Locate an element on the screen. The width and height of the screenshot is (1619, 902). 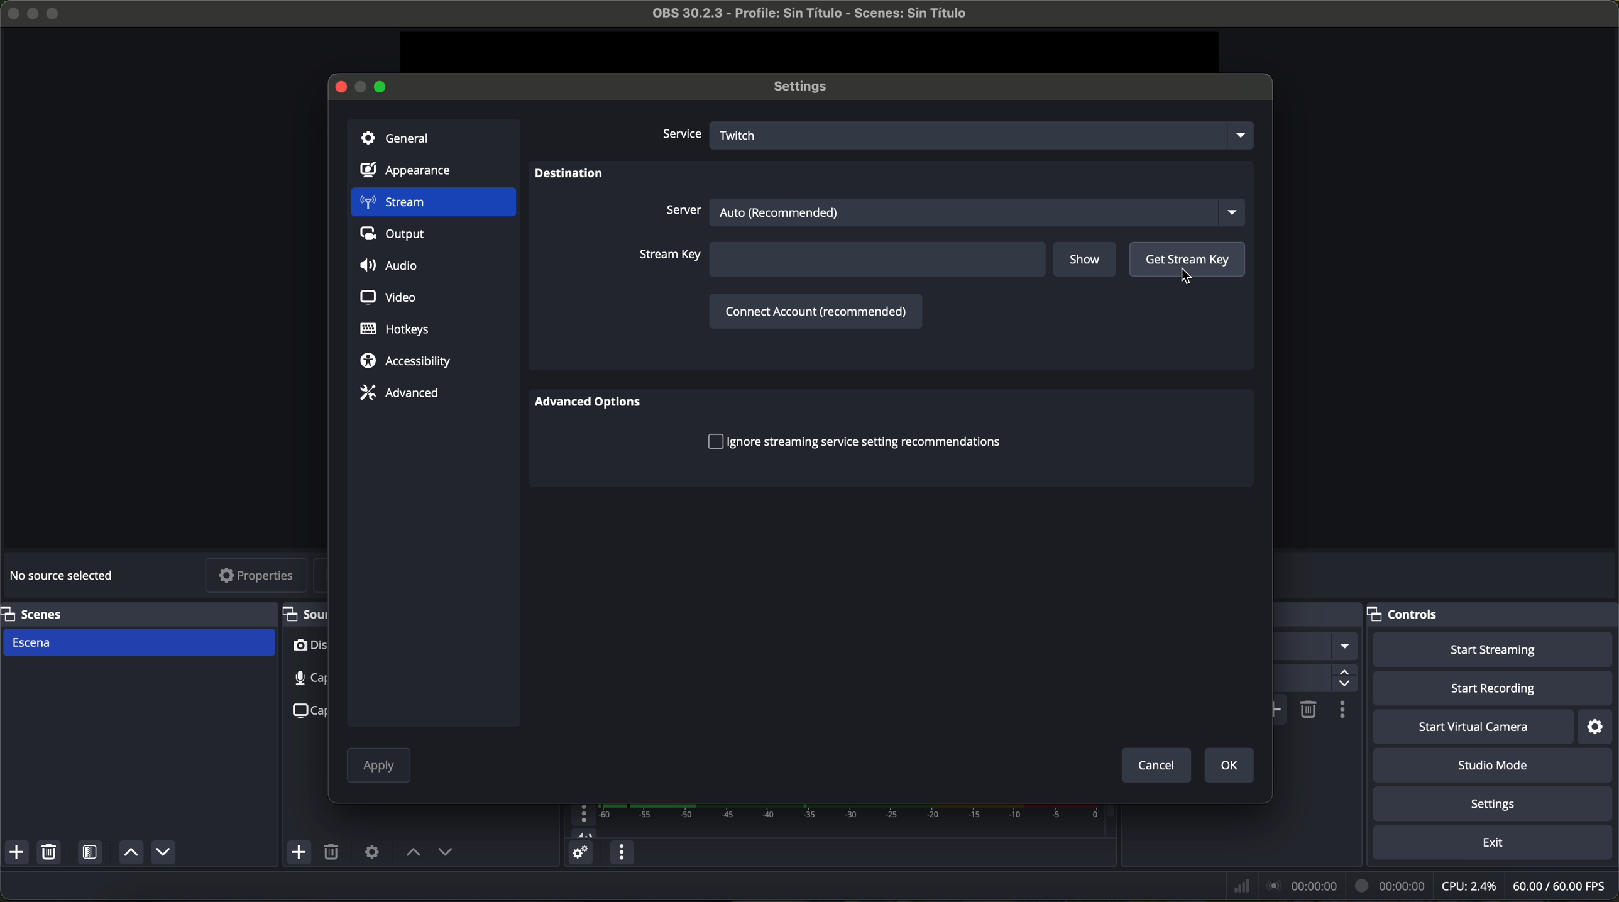
scenes is located at coordinates (134, 613).